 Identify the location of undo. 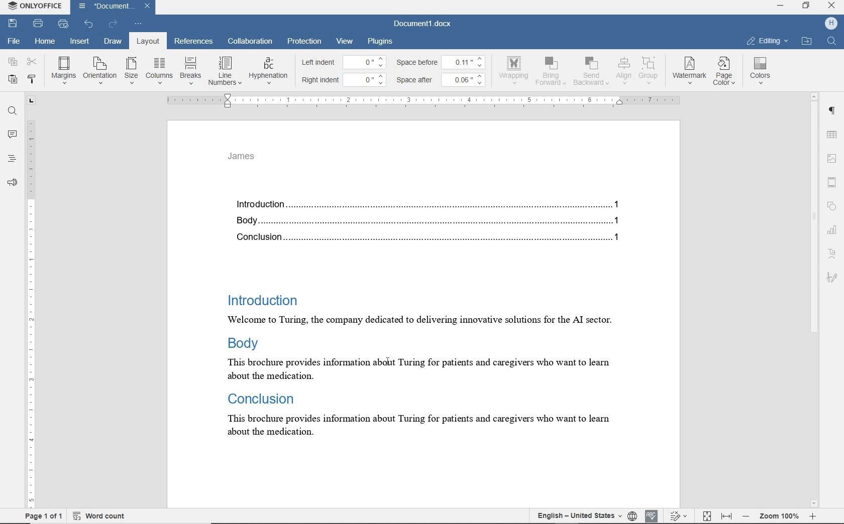
(88, 24).